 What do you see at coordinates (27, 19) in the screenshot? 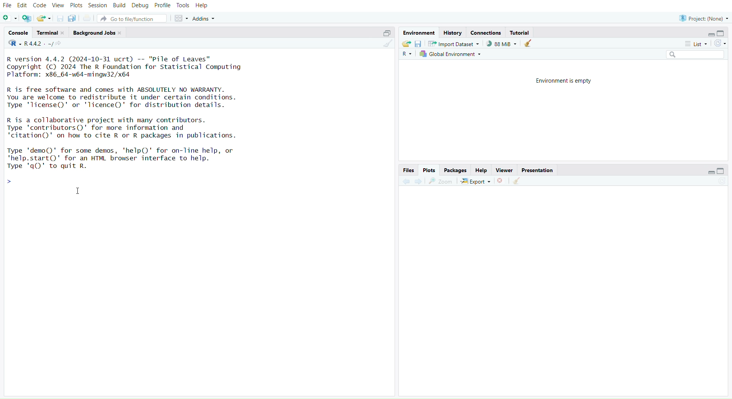
I see `create a project` at bounding box center [27, 19].